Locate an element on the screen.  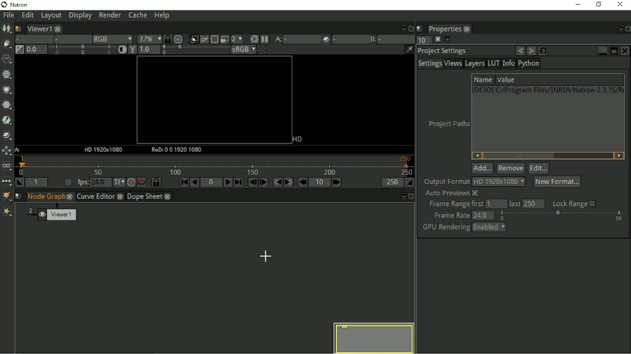
Lock range is located at coordinates (574, 204).